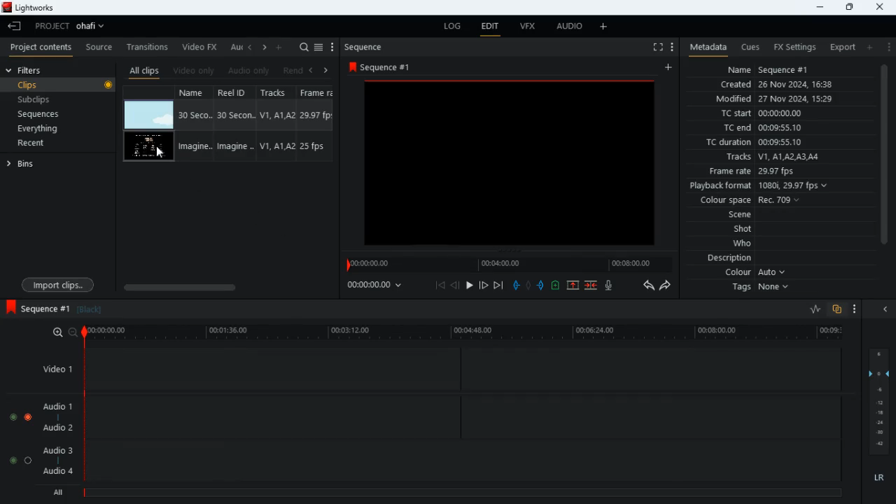  What do you see at coordinates (468, 333) in the screenshot?
I see `timeline` at bounding box center [468, 333].